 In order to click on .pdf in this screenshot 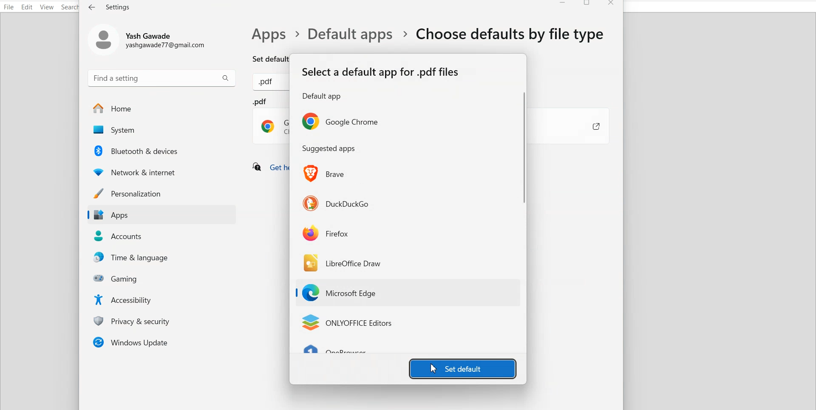, I will do `click(271, 121)`.